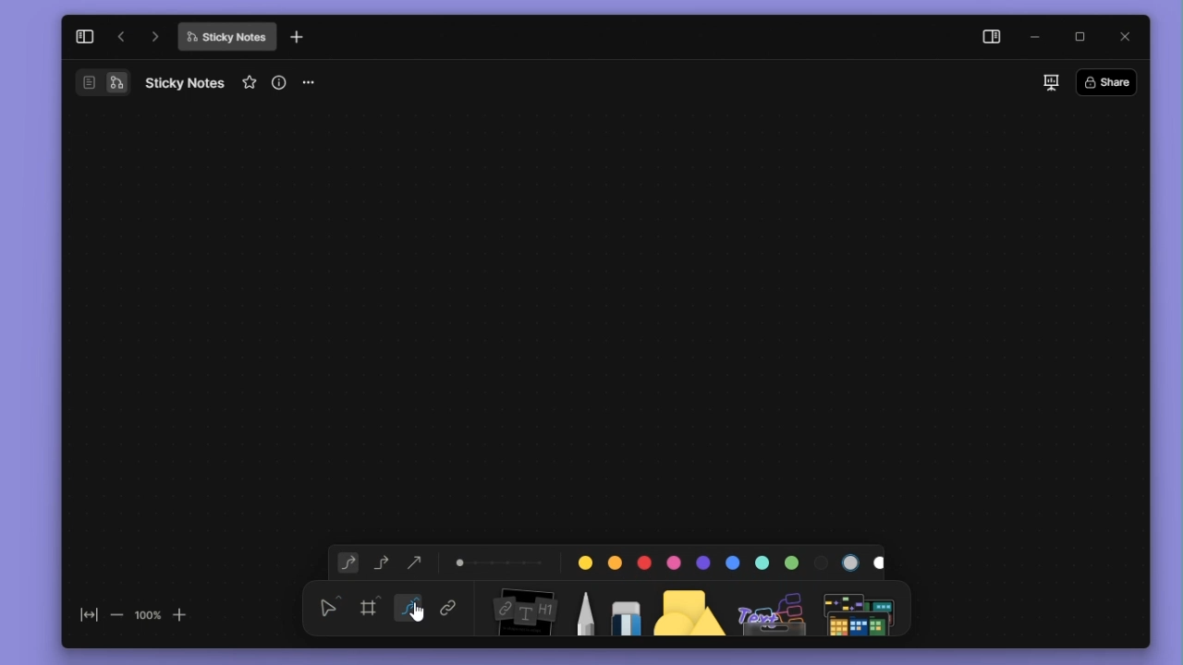 Image resolution: width=1183 pixels, height=665 pixels. Describe the element at coordinates (372, 606) in the screenshot. I see `frame` at that location.